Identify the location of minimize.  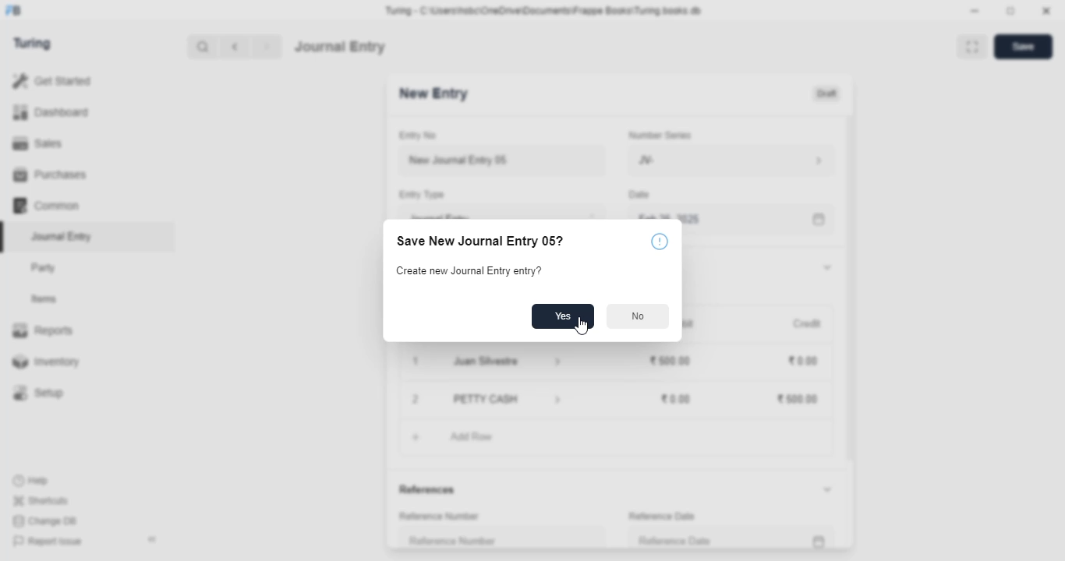
(975, 11).